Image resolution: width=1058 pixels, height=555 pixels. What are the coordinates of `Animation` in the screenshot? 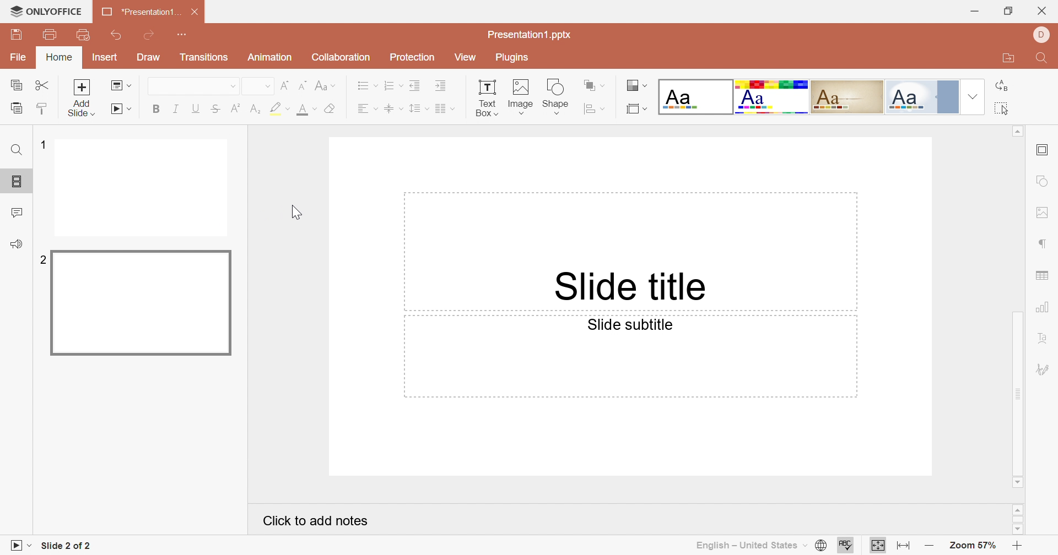 It's located at (270, 57).